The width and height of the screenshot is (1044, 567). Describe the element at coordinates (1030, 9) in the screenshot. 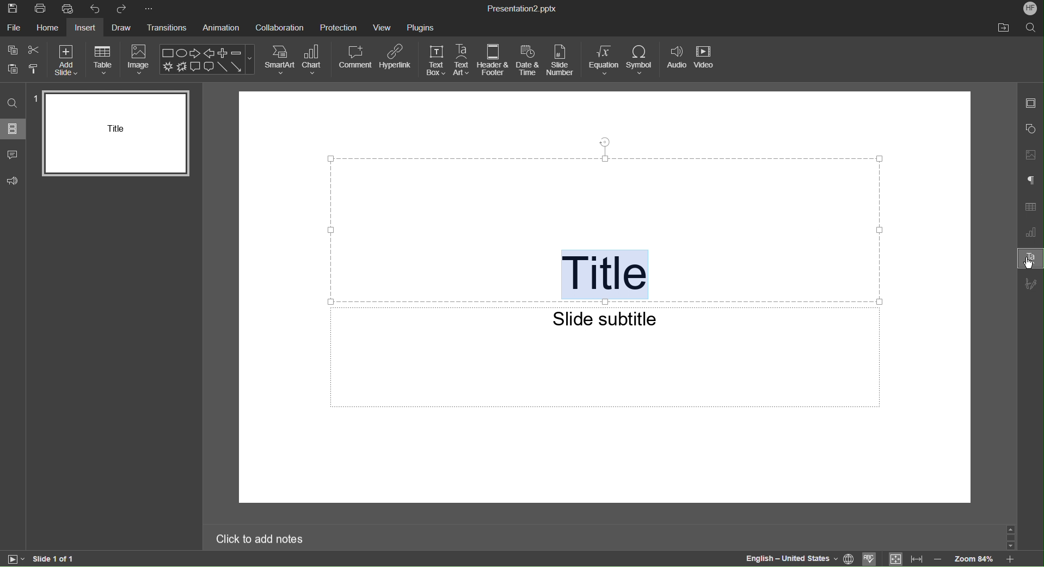

I see `Account` at that location.